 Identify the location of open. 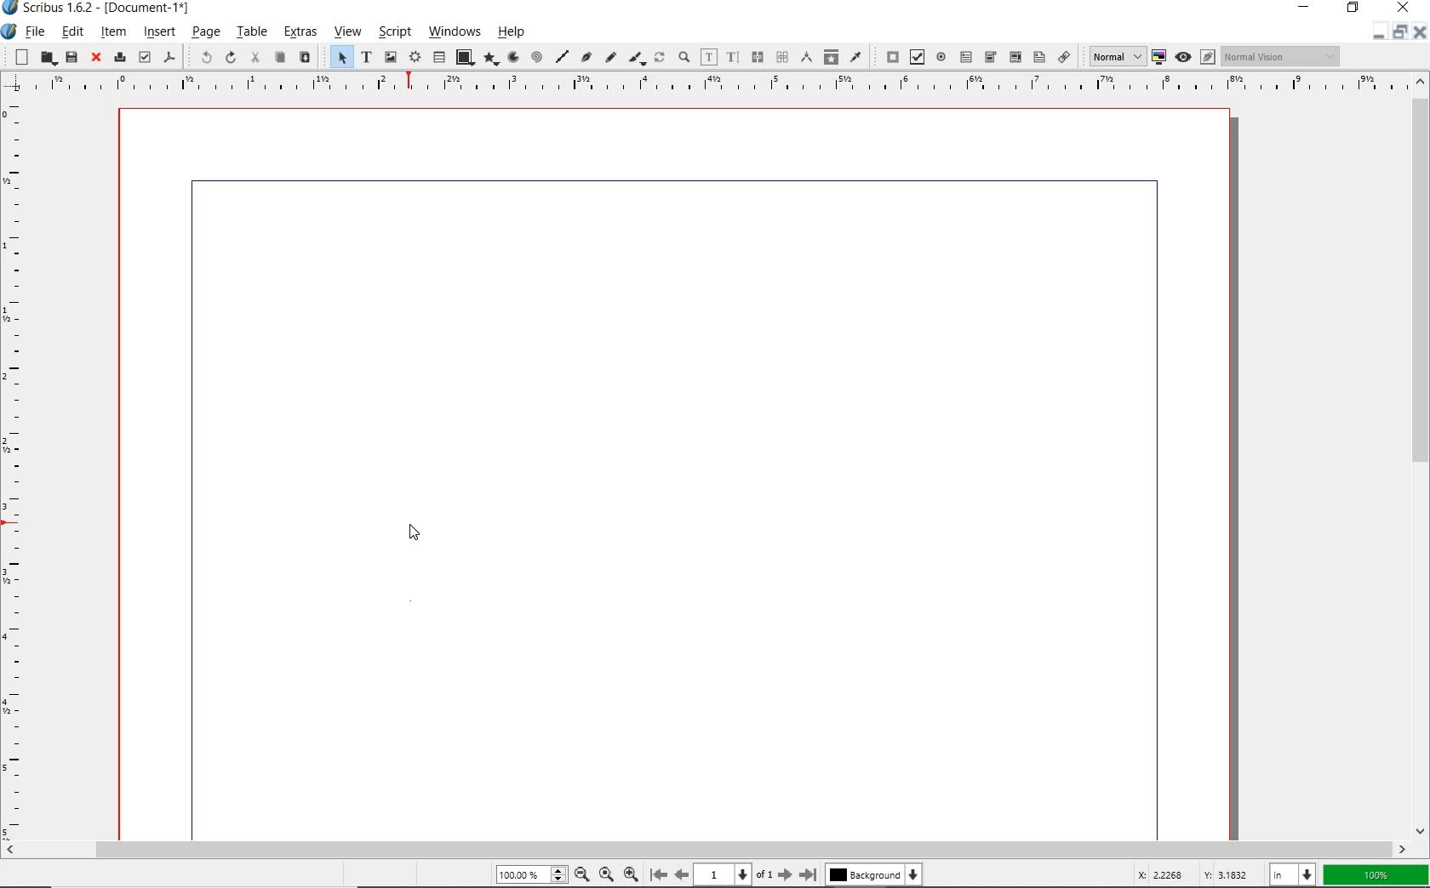
(47, 59).